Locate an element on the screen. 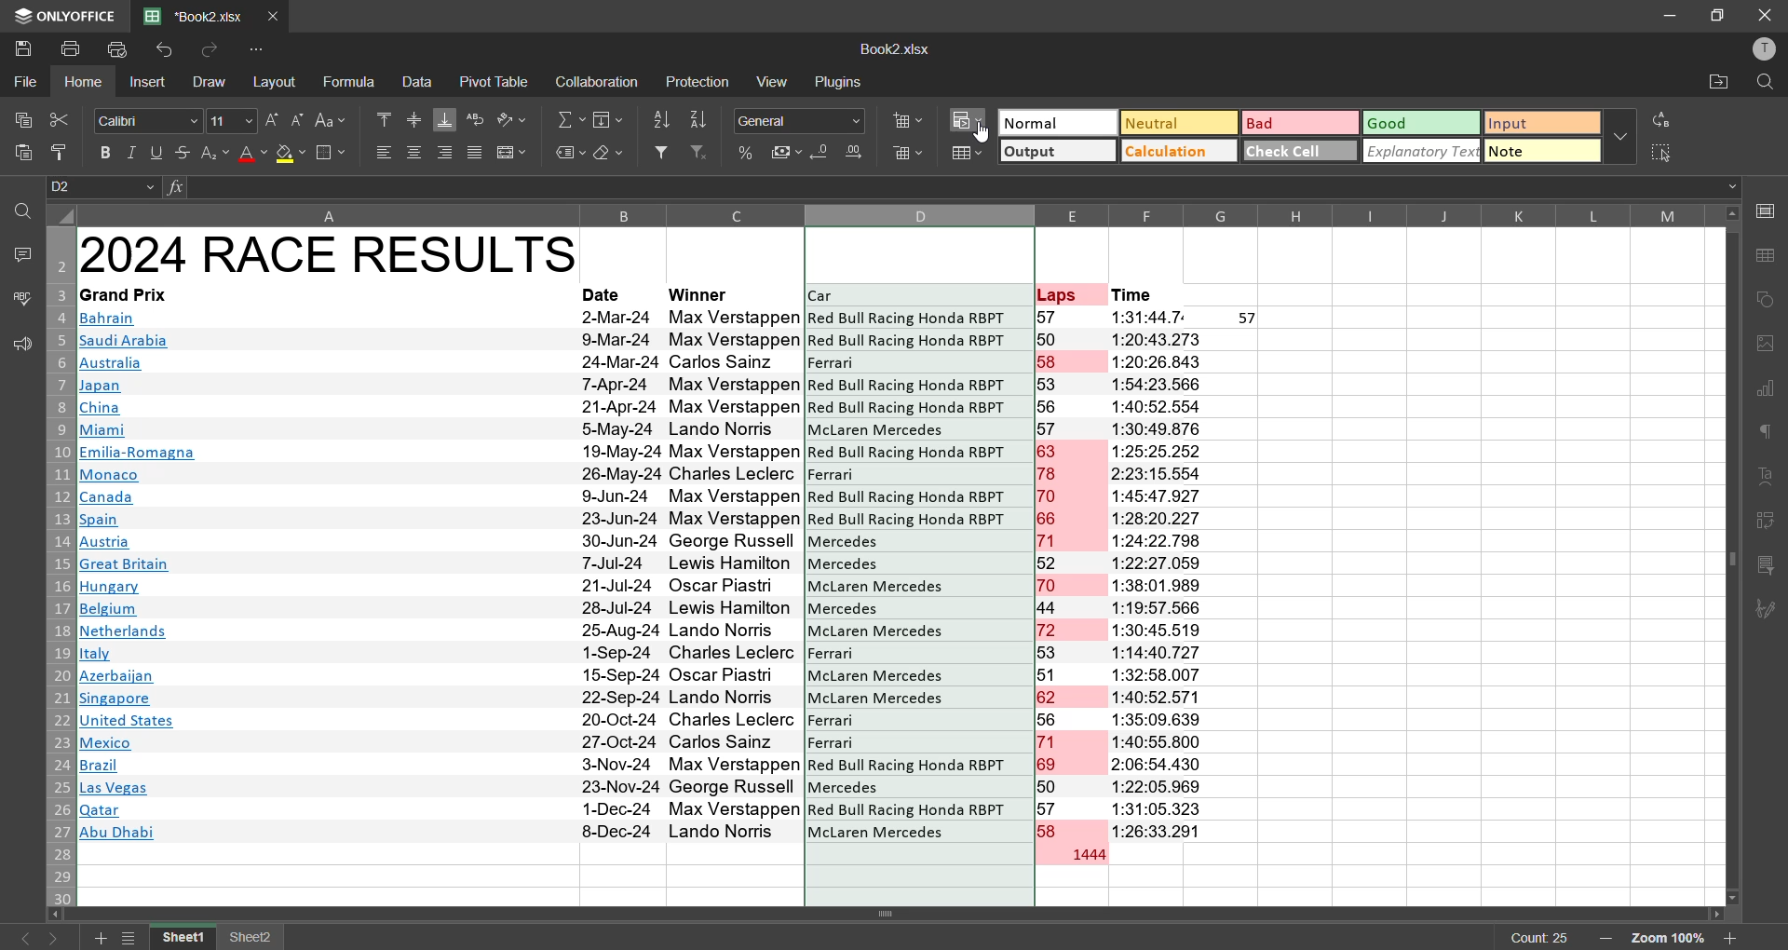  named ranges is located at coordinates (570, 154).